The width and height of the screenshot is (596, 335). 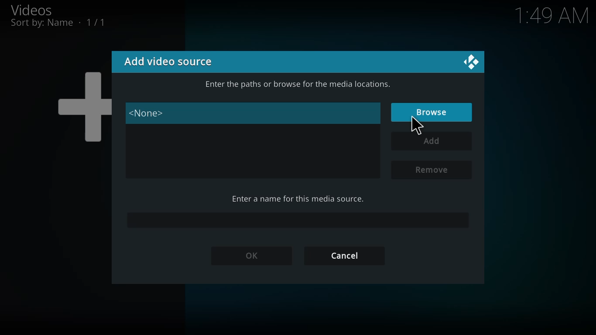 I want to click on cursor, so click(x=415, y=124).